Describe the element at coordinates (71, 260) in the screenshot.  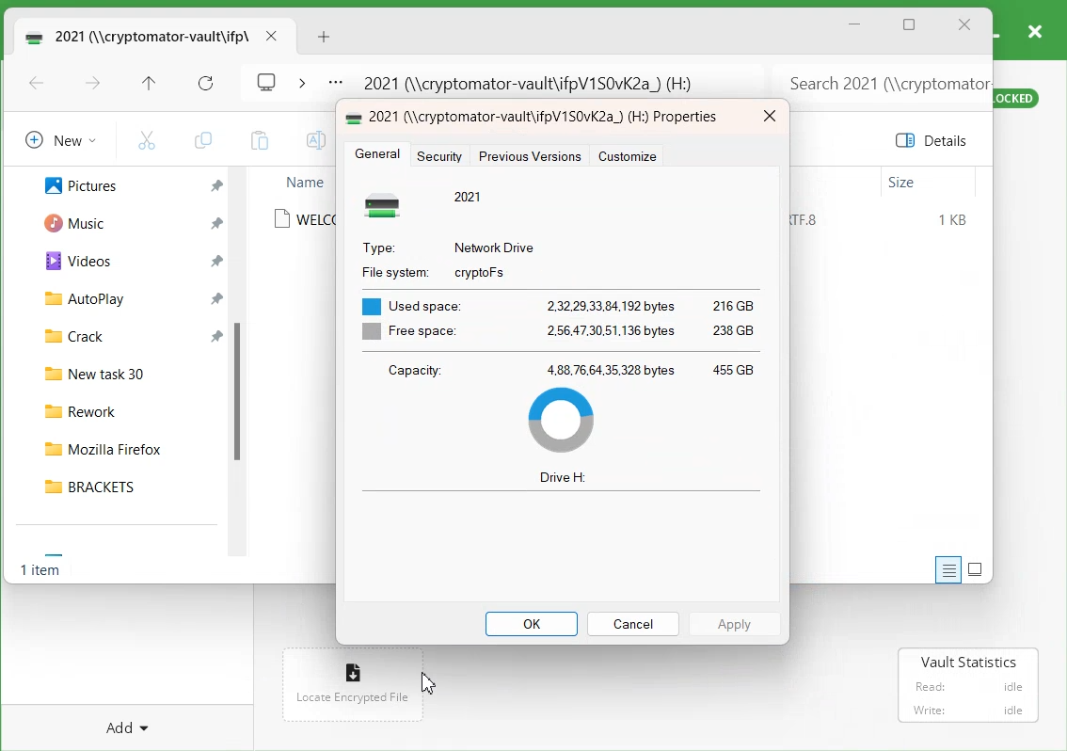
I see `Videos` at that location.